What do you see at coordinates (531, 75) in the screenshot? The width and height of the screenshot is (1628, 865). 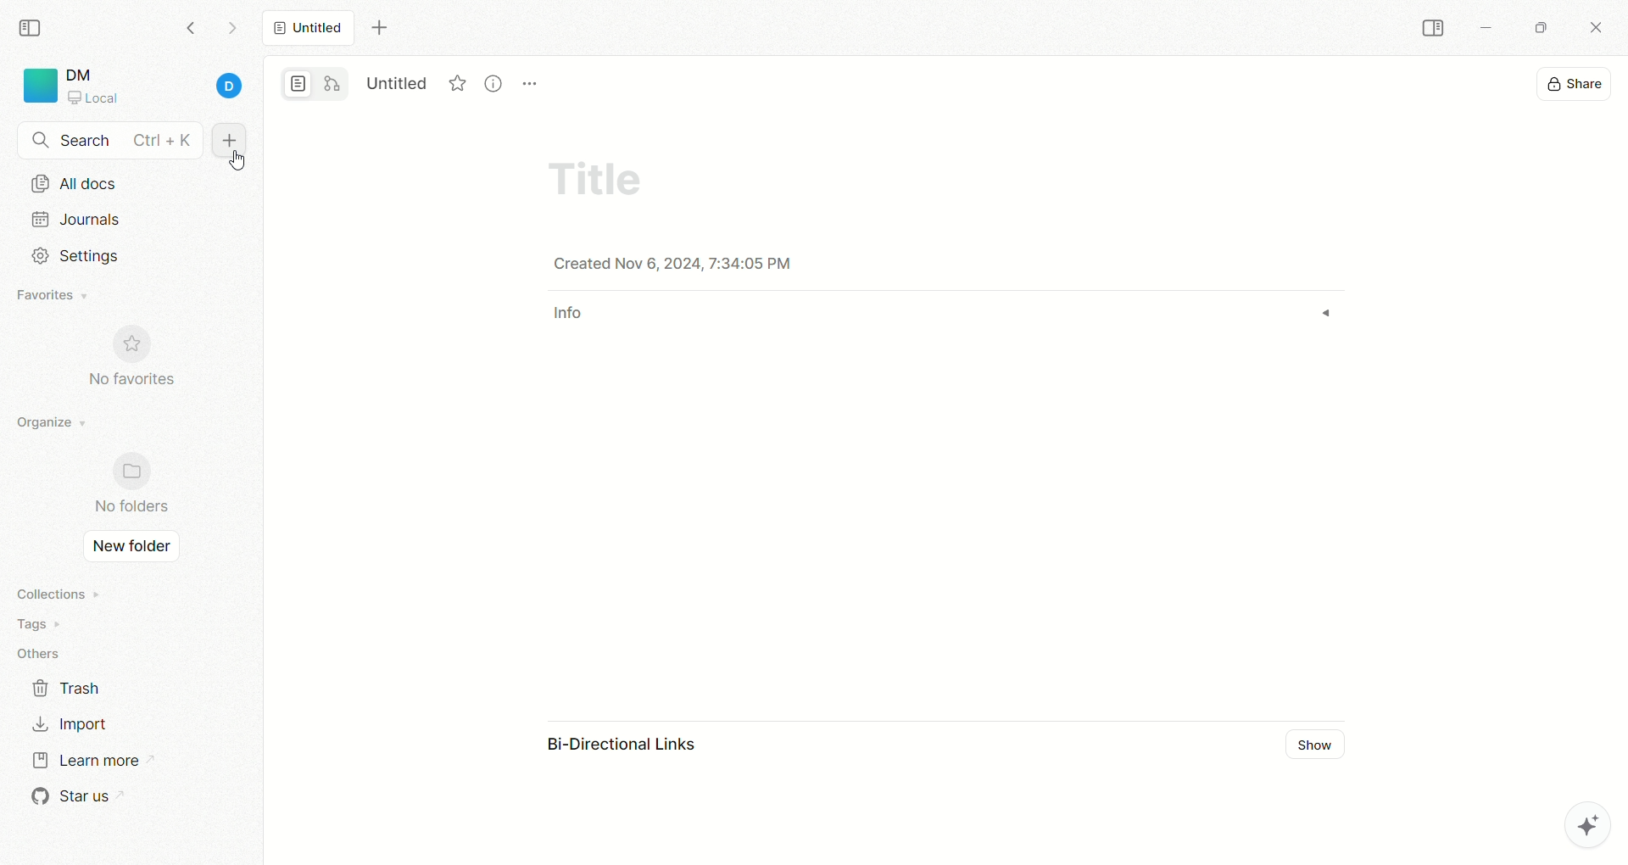 I see `options` at bounding box center [531, 75].